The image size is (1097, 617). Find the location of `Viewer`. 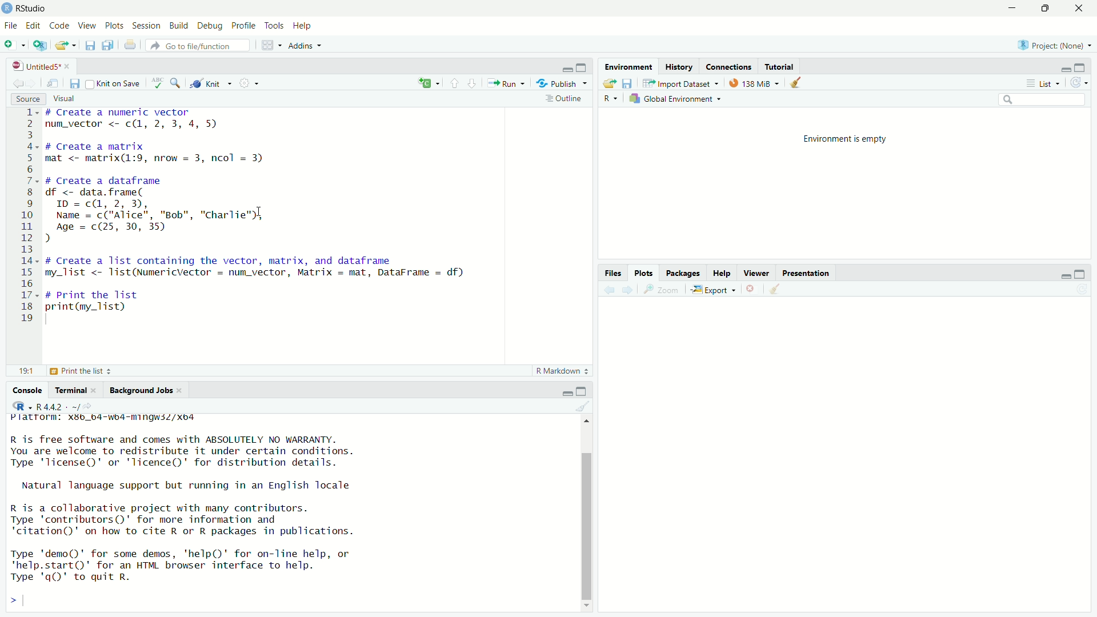

Viewer is located at coordinates (757, 273).